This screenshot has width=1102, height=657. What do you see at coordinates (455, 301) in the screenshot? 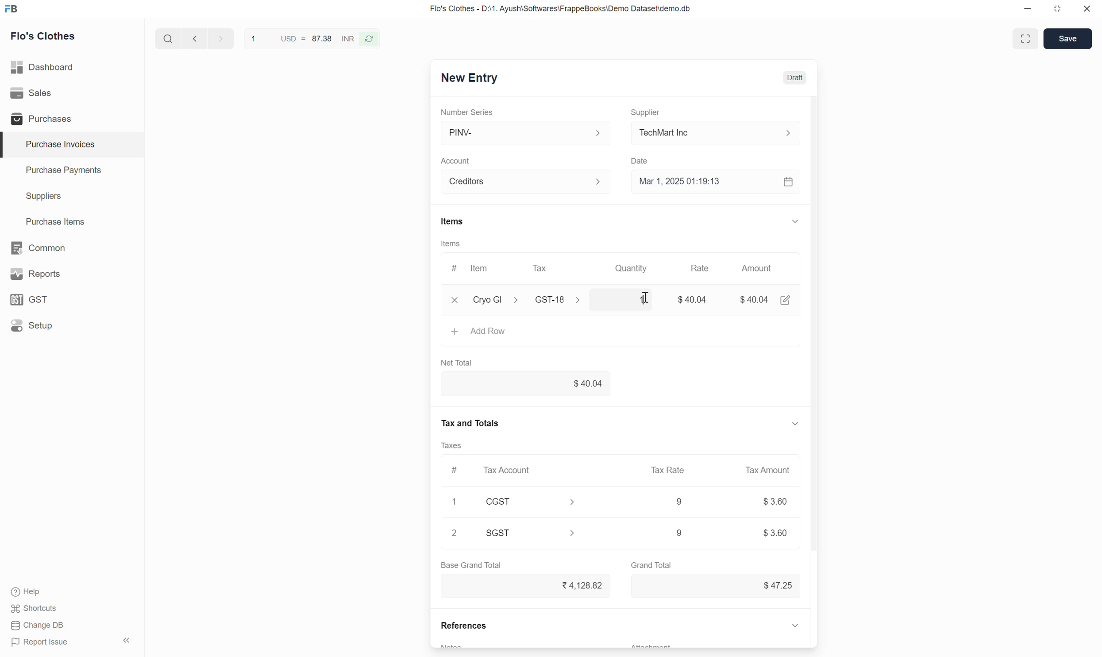
I see `x` at bounding box center [455, 301].